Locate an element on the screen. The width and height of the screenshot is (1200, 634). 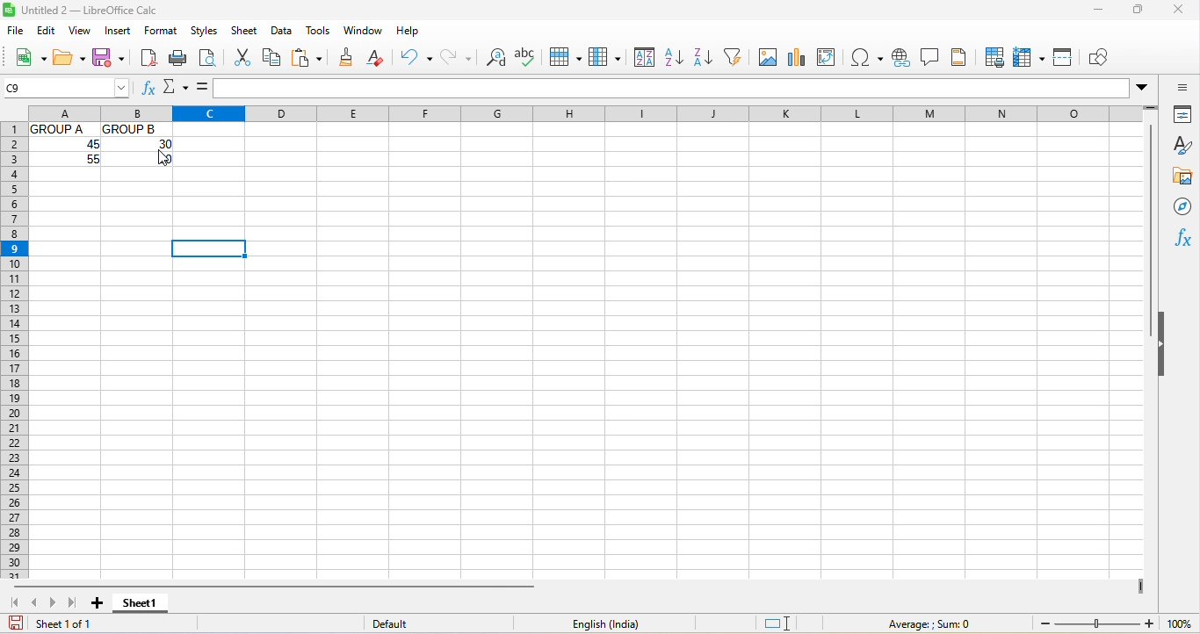
paste is located at coordinates (310, 59).